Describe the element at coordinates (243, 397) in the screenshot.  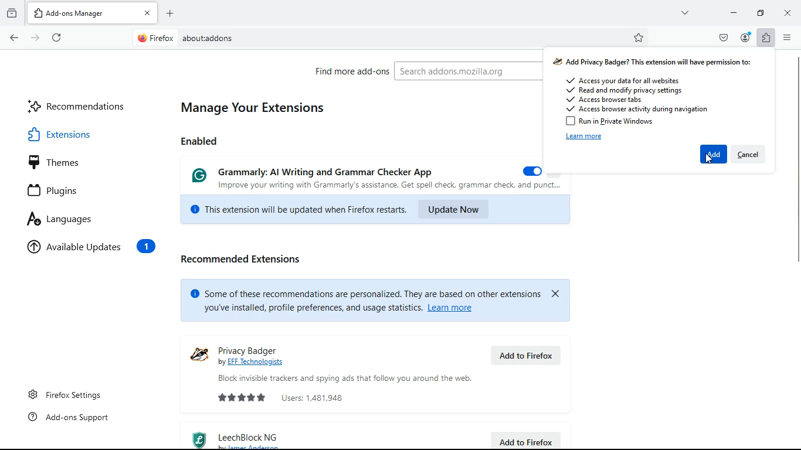
I see `rating` at that location.